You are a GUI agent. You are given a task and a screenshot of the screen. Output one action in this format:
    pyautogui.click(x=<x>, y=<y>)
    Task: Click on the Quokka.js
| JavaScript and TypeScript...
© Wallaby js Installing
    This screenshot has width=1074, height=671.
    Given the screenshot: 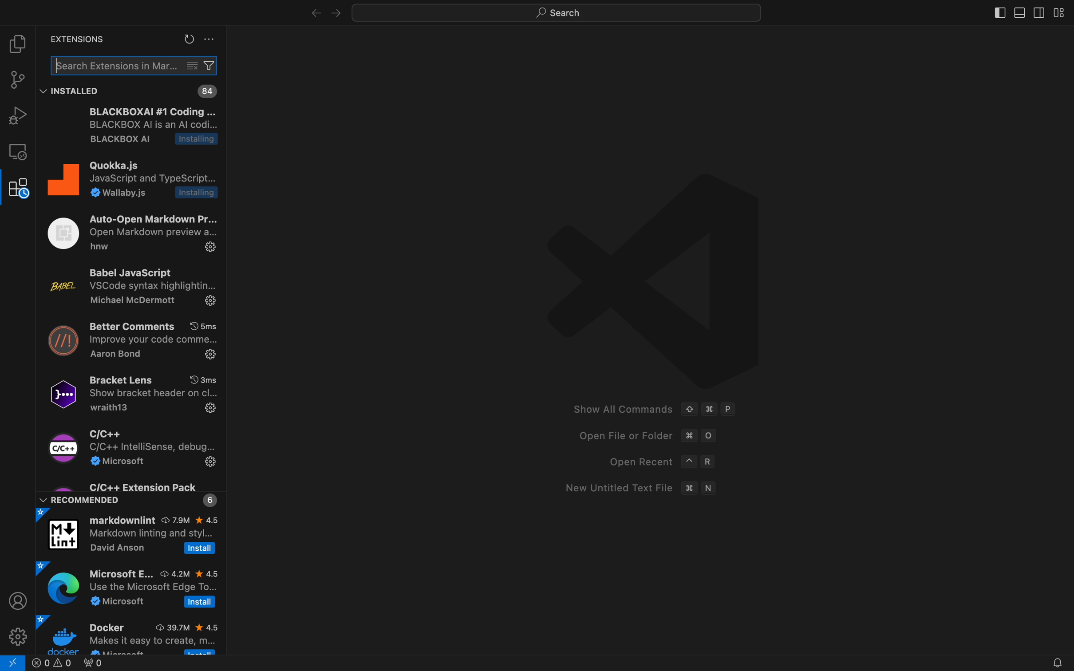 What is the action you would take?
    pyautogui.click(x=133, y=183)
    